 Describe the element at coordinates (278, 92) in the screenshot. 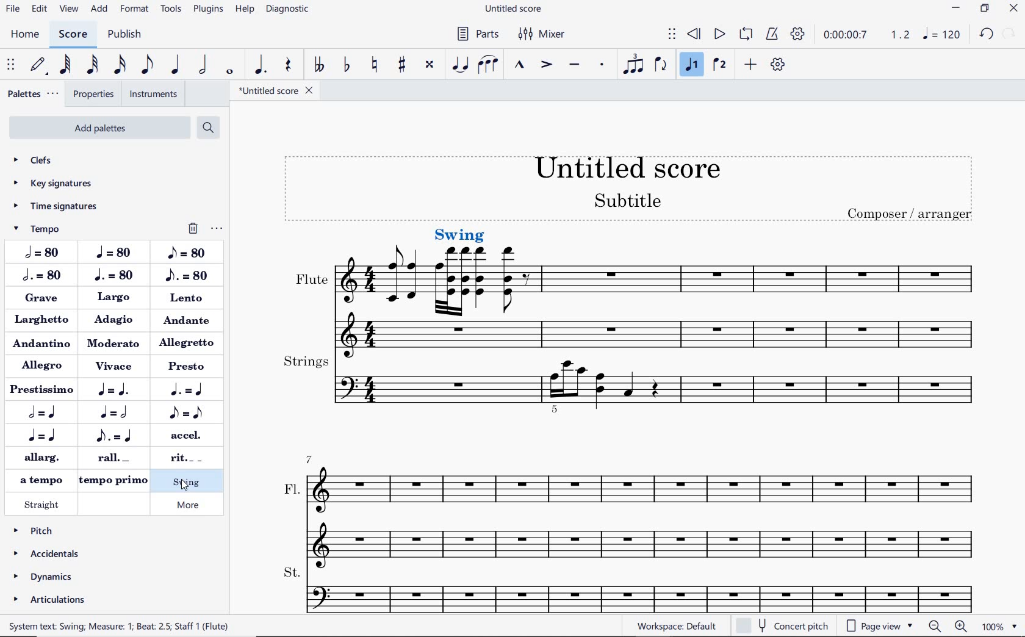

I see `file name` at that location.